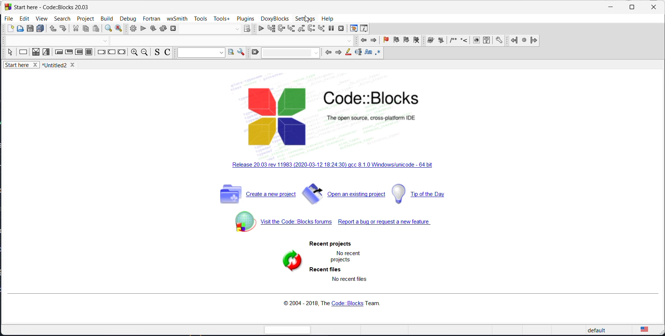  What do you see at coordinates (654, 8) in the screenshot?
I see `close` at bounding box center [654, 8].